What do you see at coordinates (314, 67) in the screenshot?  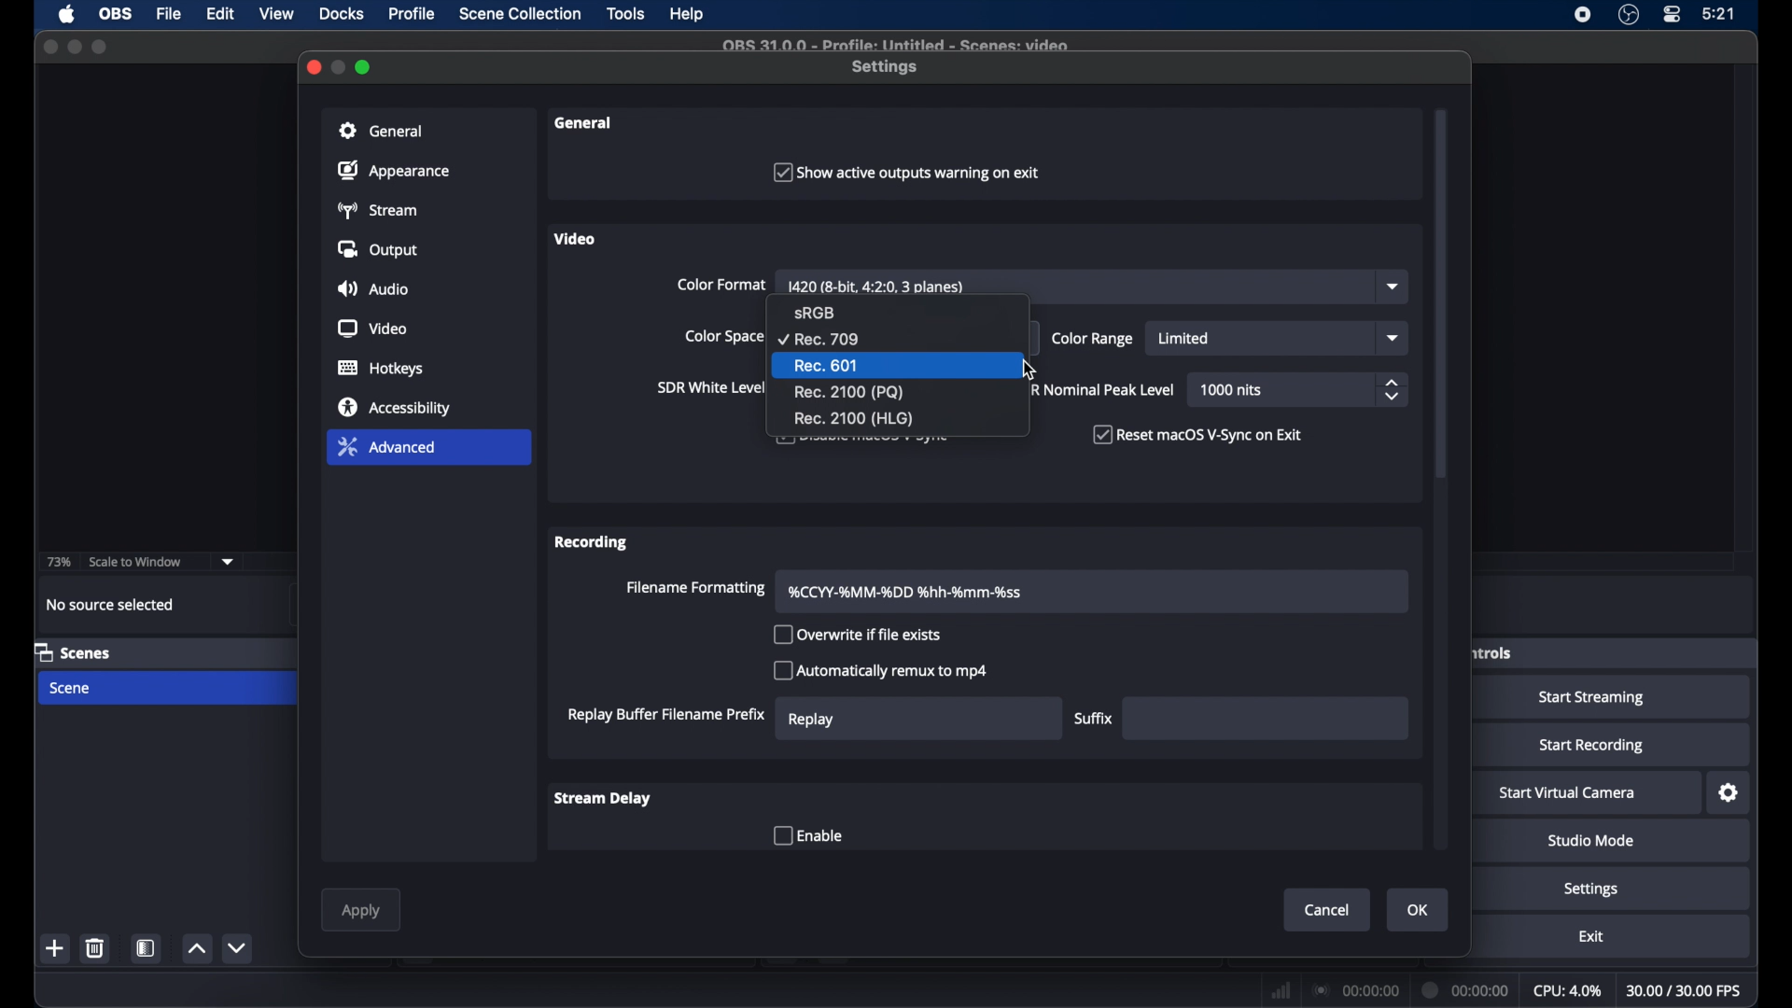 I see `close` at bounding box center [314, 67].